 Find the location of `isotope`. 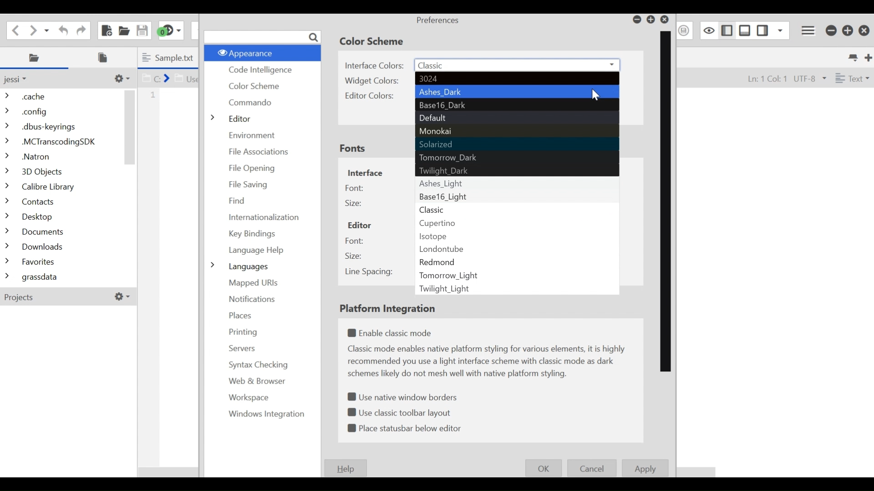

isotope is located at coordinates (515, 234).